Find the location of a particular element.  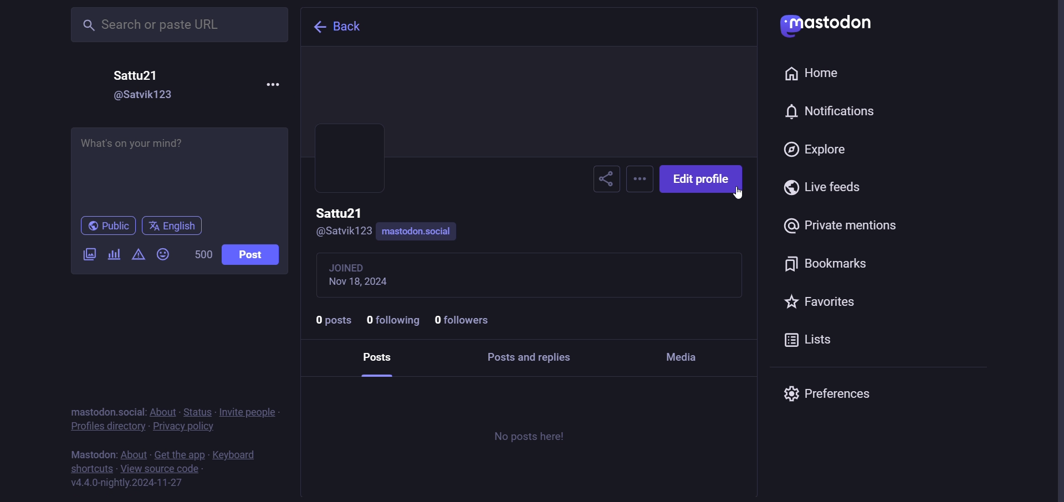

content warning is located at coordinates (139, 257).